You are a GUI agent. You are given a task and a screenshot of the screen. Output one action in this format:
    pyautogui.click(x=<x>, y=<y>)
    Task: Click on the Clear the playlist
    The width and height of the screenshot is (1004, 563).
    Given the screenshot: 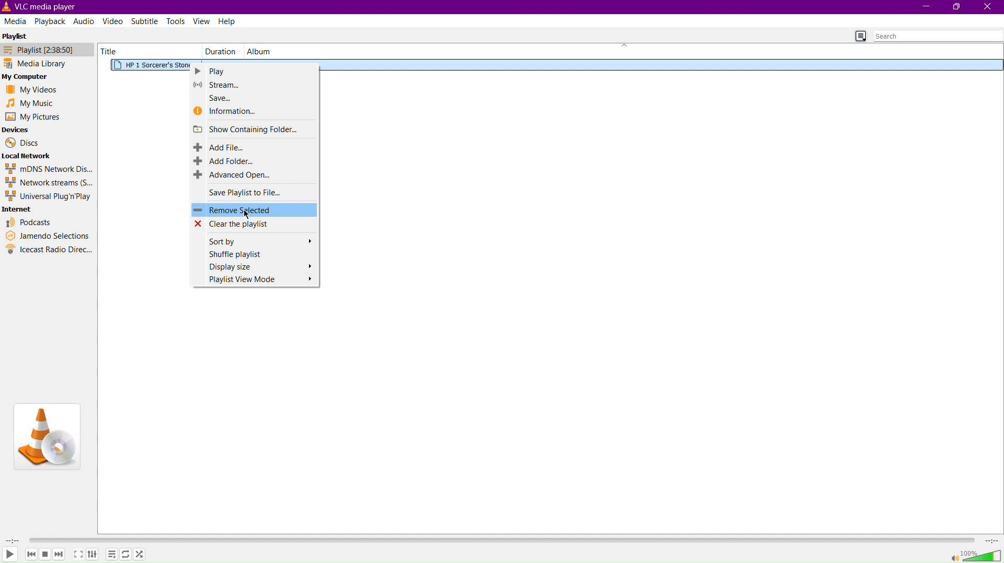 What is the action you would take?
    pyautogui.click(x=254, y=224)
    